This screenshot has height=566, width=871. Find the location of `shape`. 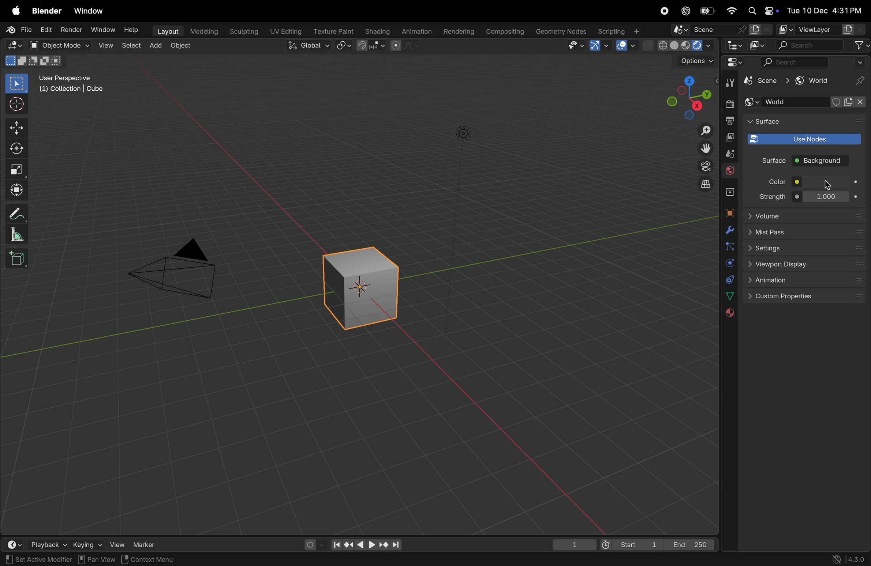

shape is located at coordinates (17, 169).